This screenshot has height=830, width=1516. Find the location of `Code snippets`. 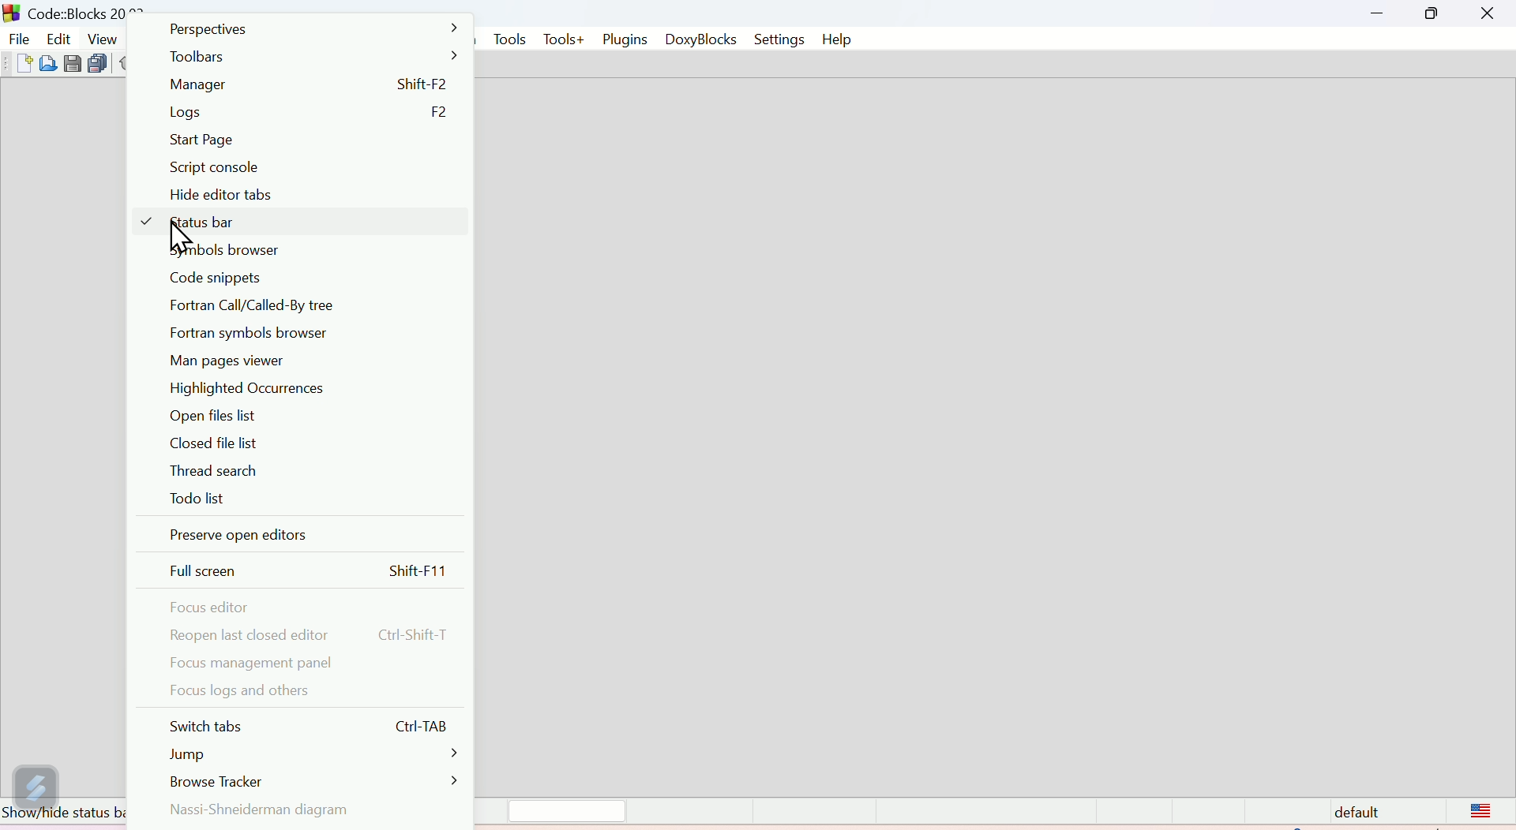

Code snippets is located at coordinates (223, 280).